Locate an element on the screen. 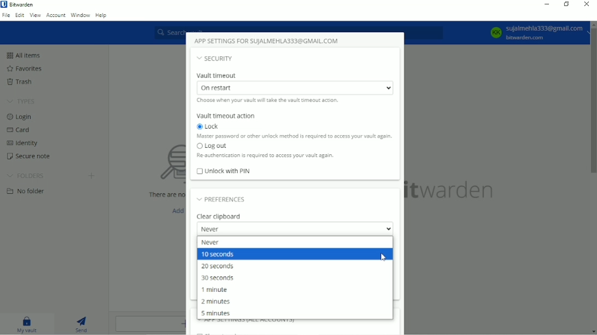 Image resolution: width=597 pixels, height=335 pixels. Minimize is located at coordinates (547, 4).